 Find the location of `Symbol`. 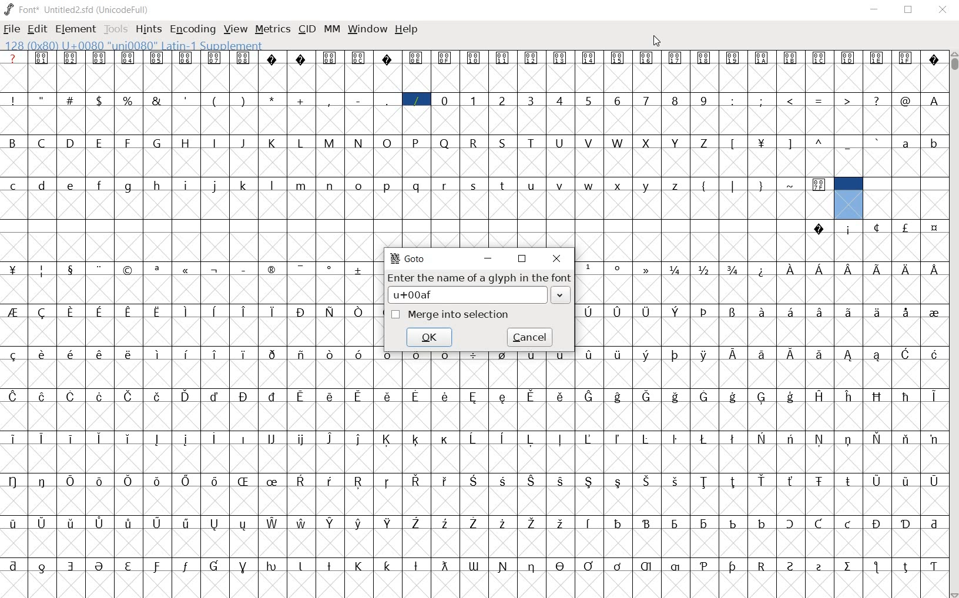

Symbol is located at coordinates (677, 58).